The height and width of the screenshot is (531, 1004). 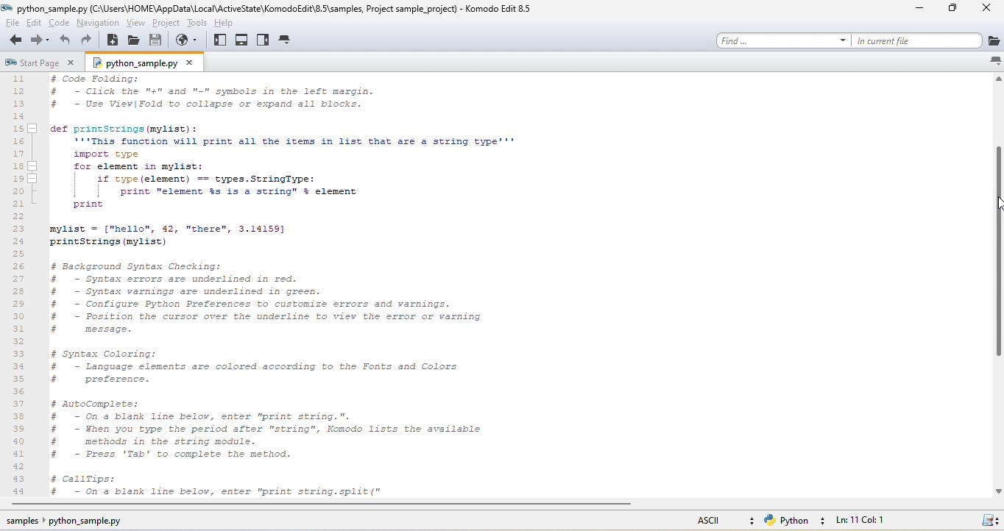 I want to click on code, so click(x=60, y=23).